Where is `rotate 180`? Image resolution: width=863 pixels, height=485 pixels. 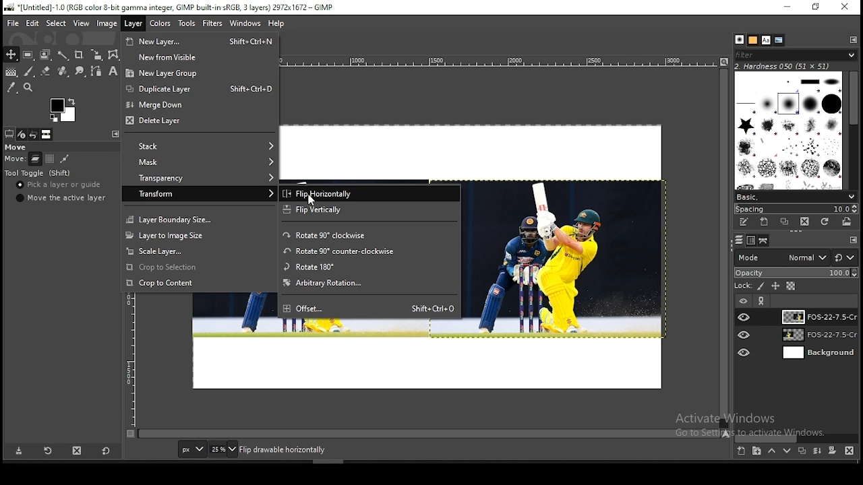 rotate 180 is located at coordinates (369, 267).